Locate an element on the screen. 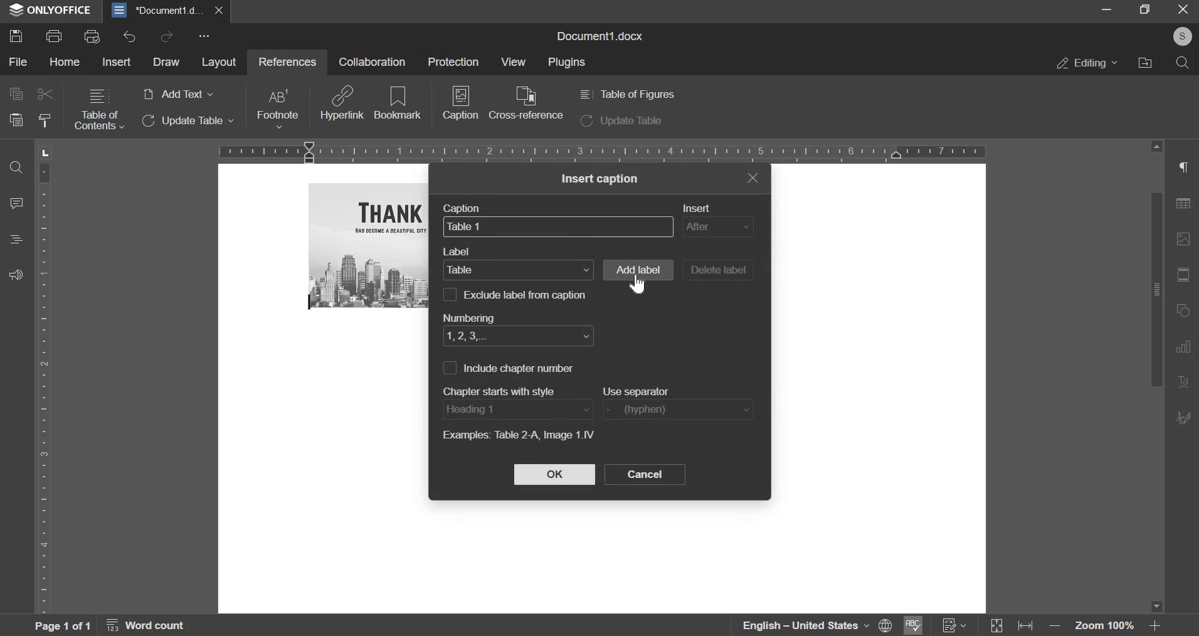 Image resolution: width=1199 pixels, height=636 pixels. use separator is located at coordinates (677, 410).